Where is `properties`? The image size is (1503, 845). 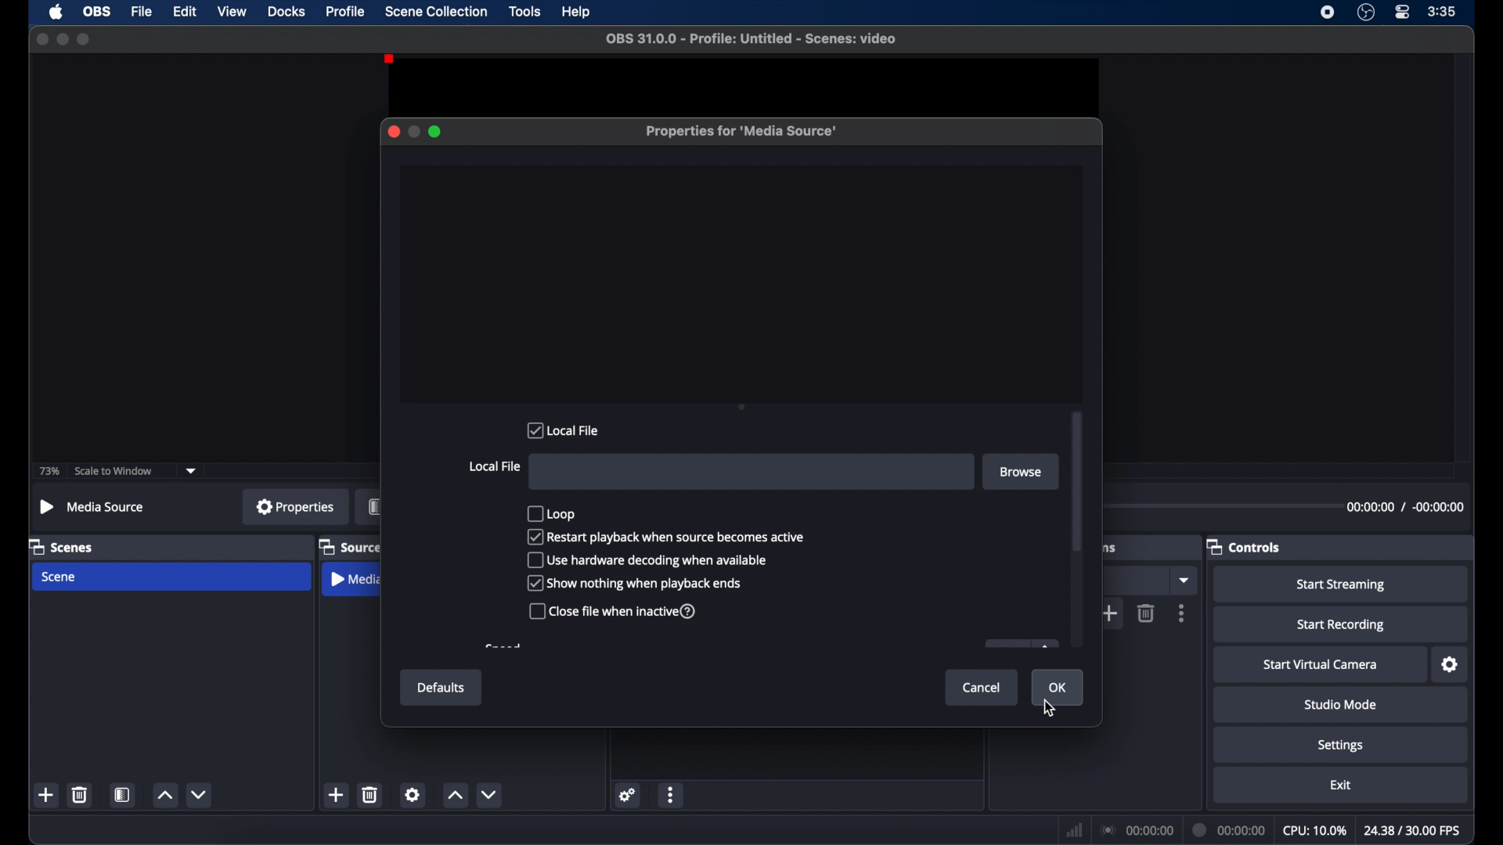
properties is located at coordinates (296, 506).